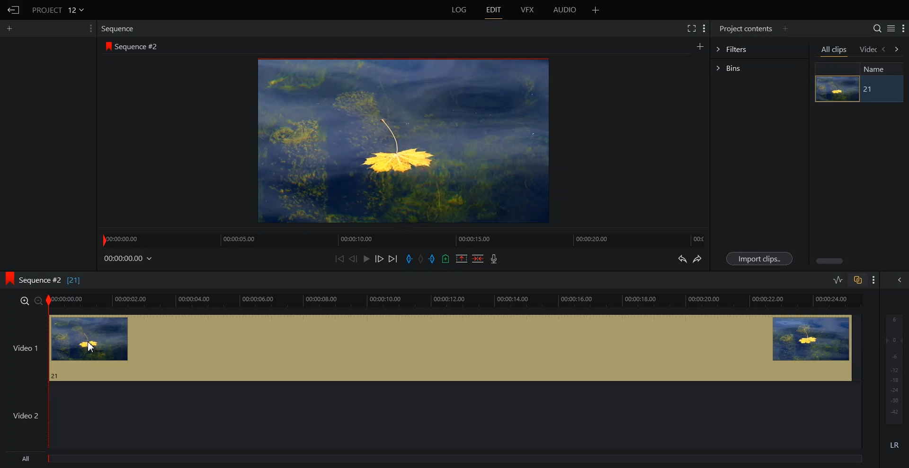 The image size is (909, 468). I want to click on Show Setting Menu, so click(873, 281).